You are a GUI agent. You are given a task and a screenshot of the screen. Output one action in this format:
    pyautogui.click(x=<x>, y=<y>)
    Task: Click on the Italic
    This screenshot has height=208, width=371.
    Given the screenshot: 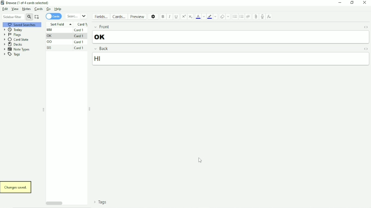 What is the action you would take?
    pyautogui.click(x=170, y=17)
    